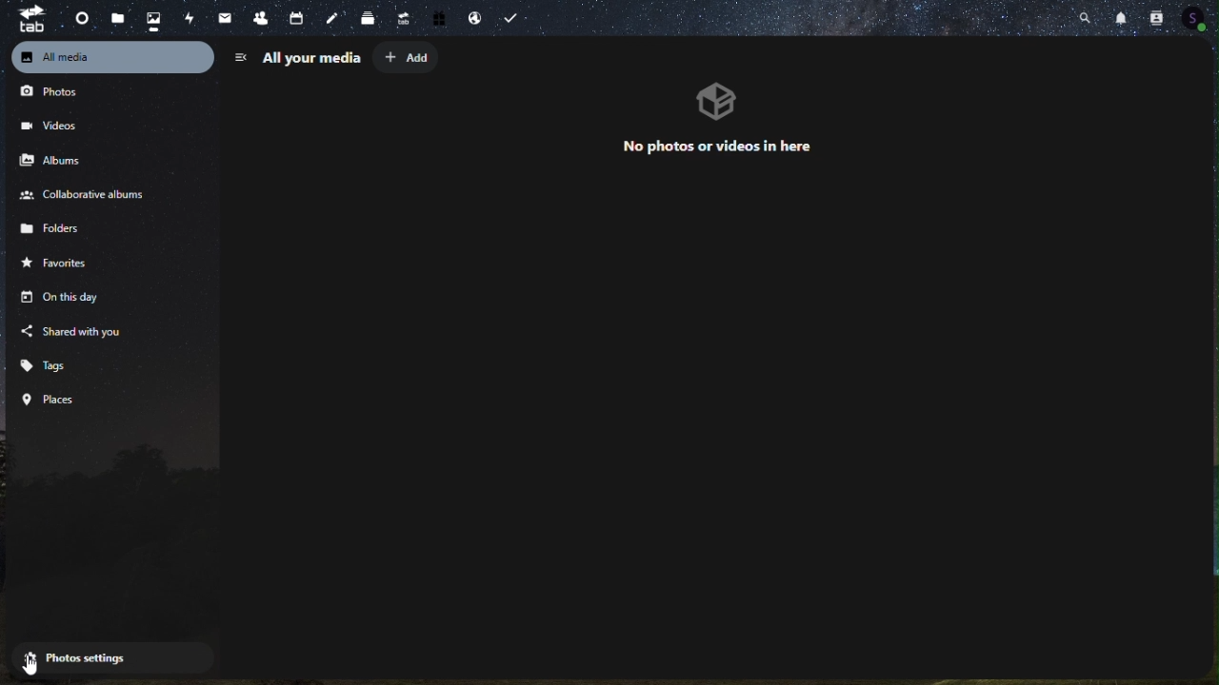 The width and height of the screenshot is (1219, 685). I want to click on free trial, so click(441, 18).